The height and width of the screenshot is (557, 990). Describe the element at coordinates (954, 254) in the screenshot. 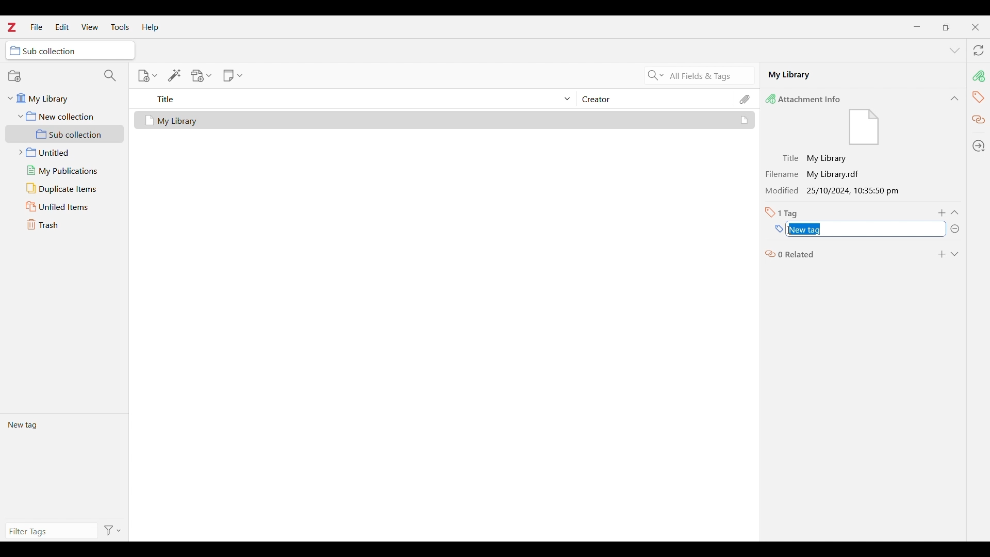

I see `Expand` at that location.